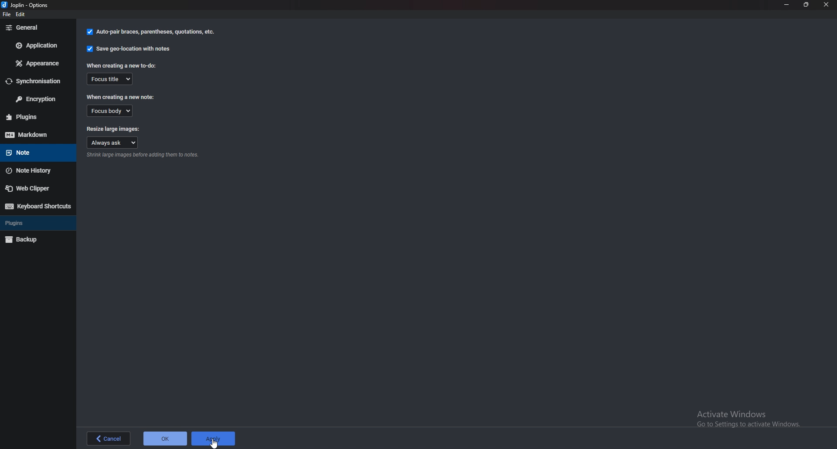  I want to click on Backup, so click(37, 238).